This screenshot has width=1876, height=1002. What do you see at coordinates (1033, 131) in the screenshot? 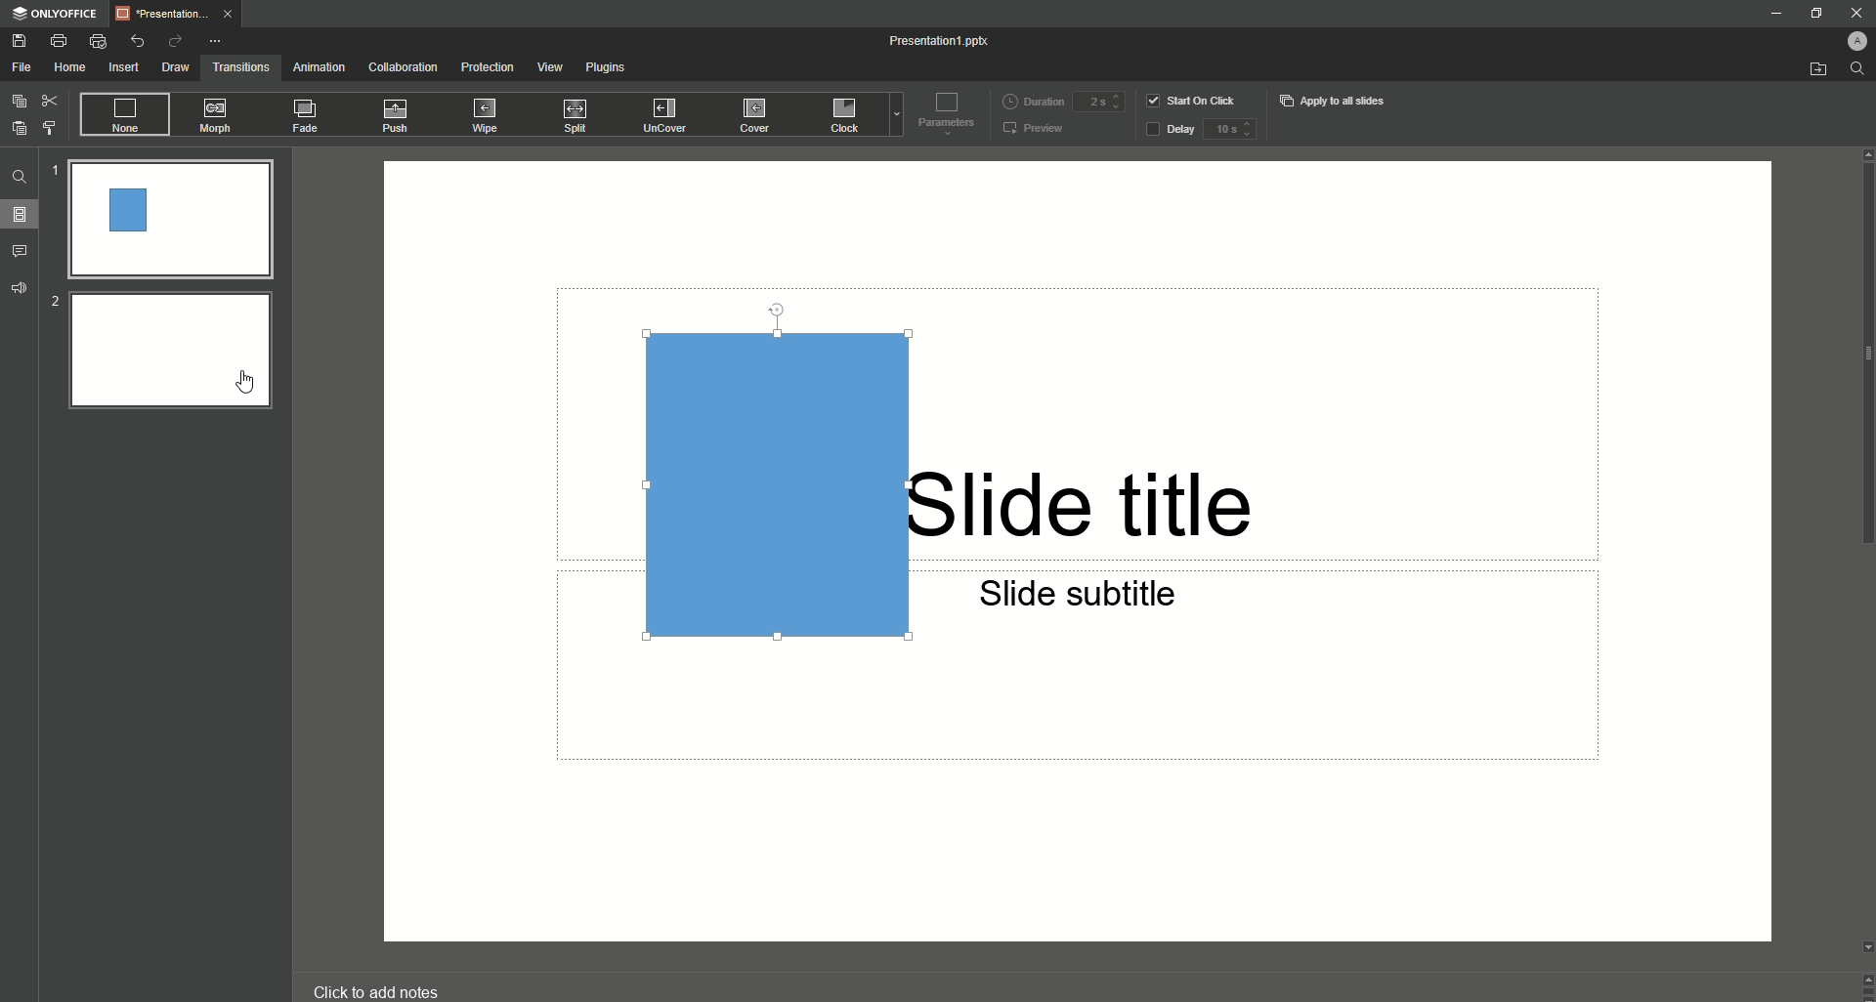
I see `Preview` at bounding box center [1033, 131].